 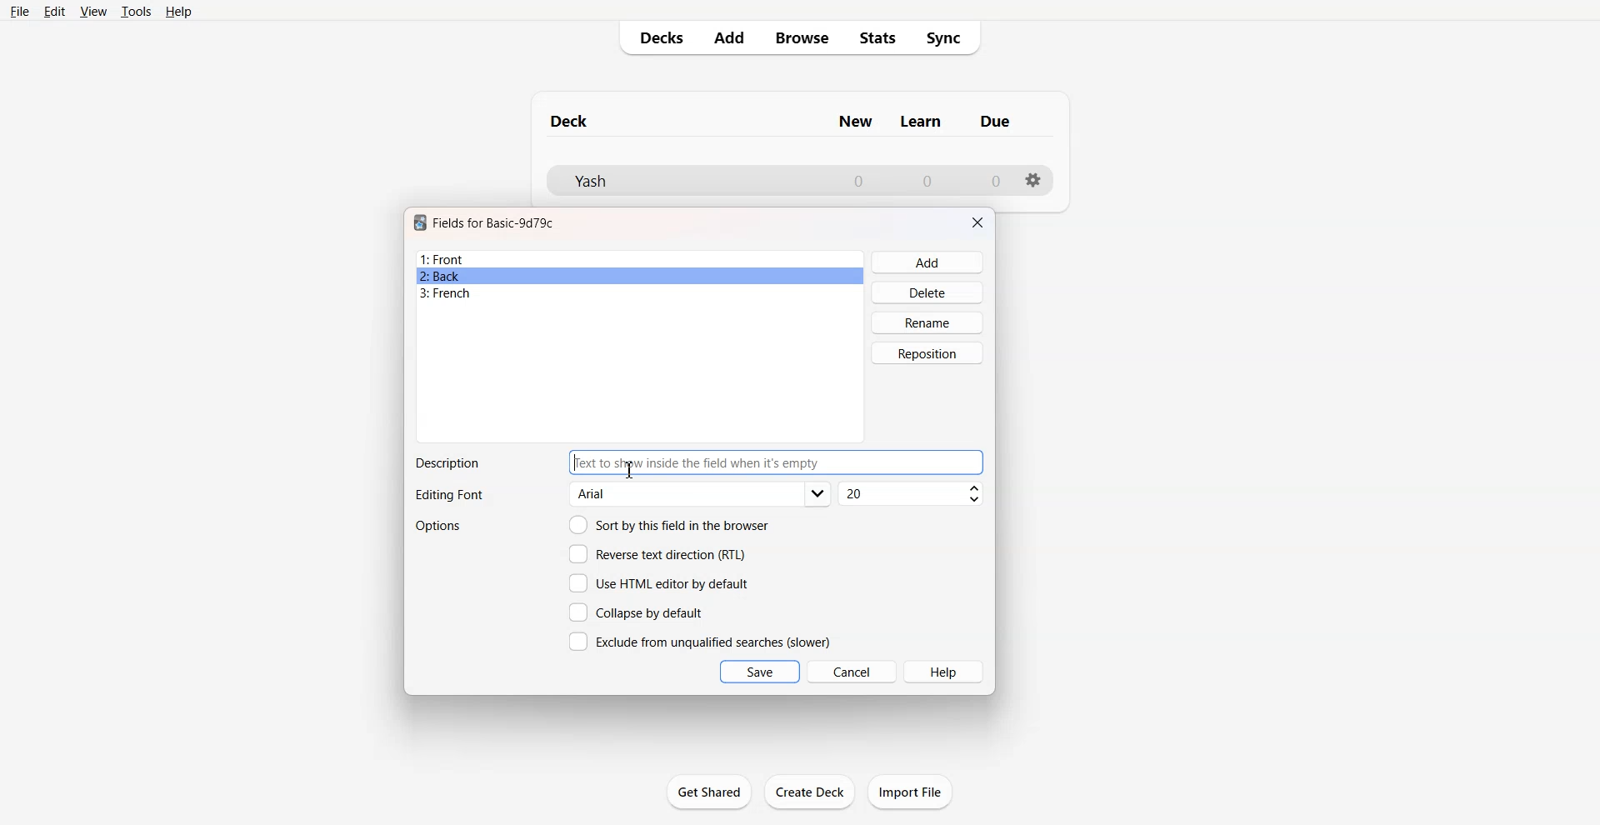 I want to click on Delete, so click(x=928, y=292).